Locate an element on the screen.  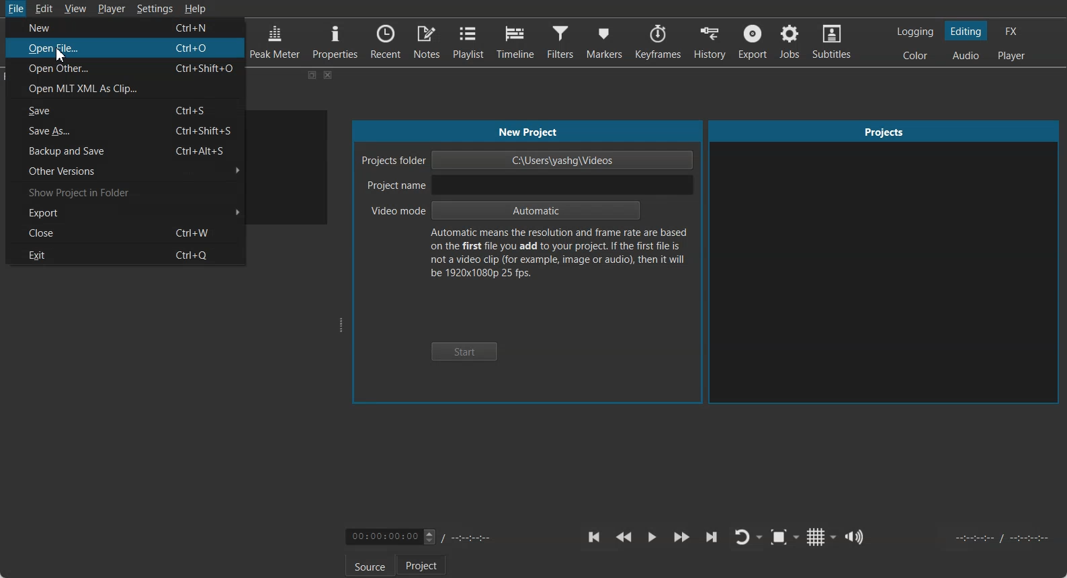
Ctr+N is located at coordinates (197, 29).